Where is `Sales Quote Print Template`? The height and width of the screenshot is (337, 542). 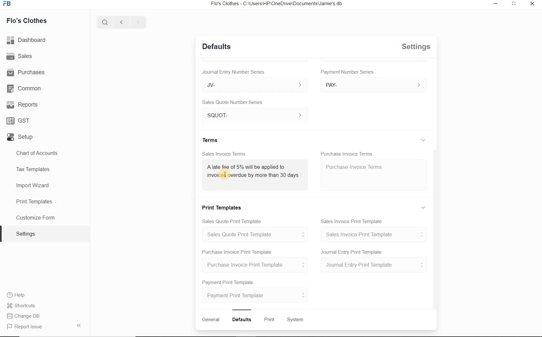
Sales Quote Print Template is located at coordinates (257, 234).